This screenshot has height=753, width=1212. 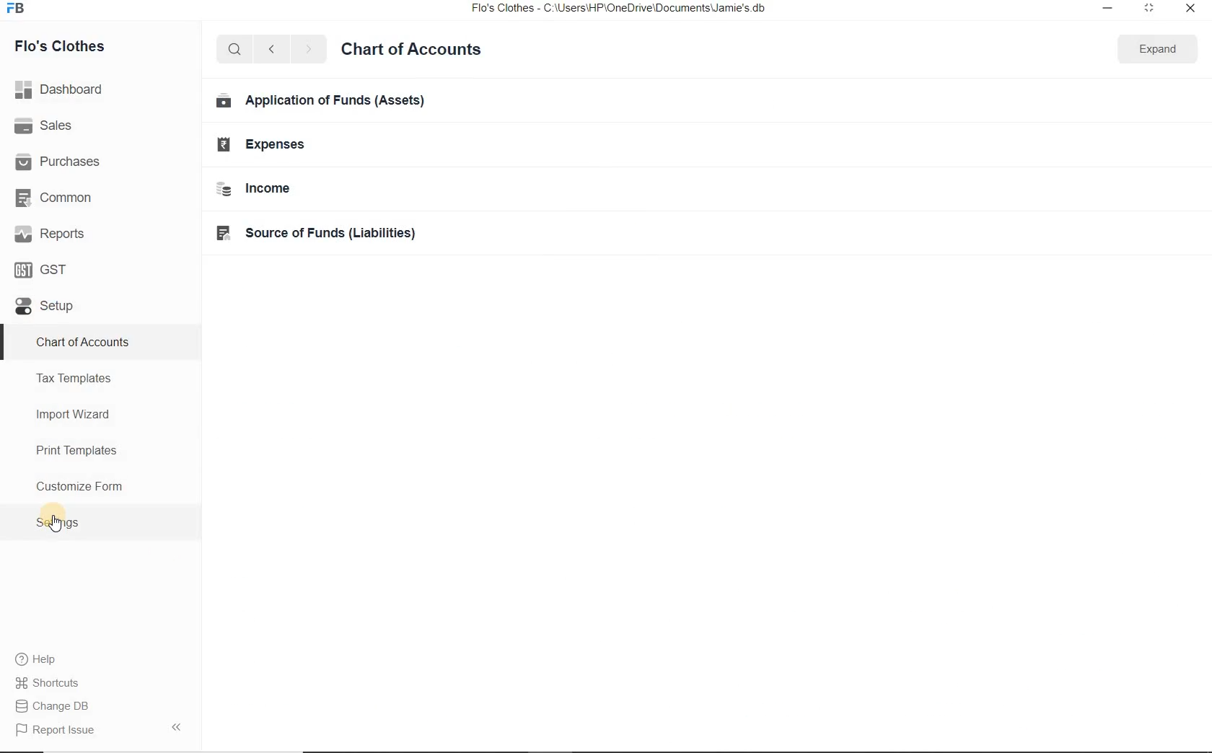 I want to click on GST, so click(x=40, y=270).